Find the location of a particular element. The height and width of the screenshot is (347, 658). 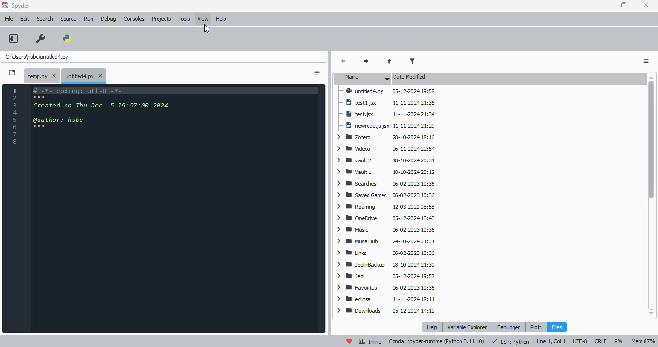

help is located at coordinates (221, 19).